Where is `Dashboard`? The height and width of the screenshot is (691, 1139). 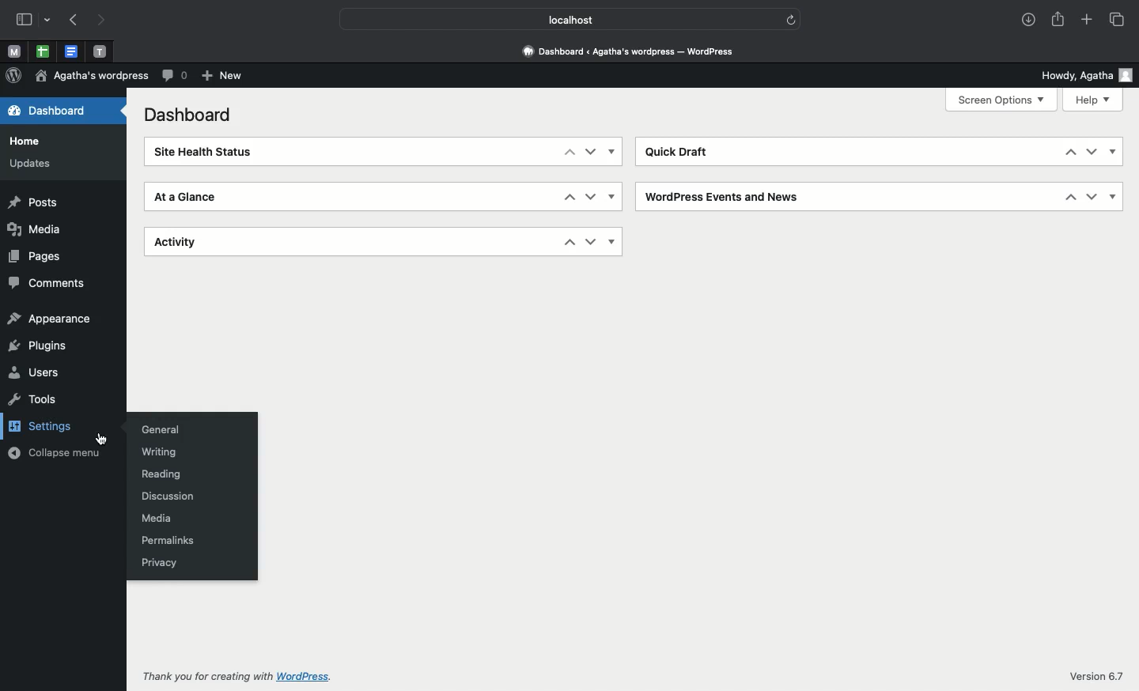 Dashboard is located at coordinates (52, 111).